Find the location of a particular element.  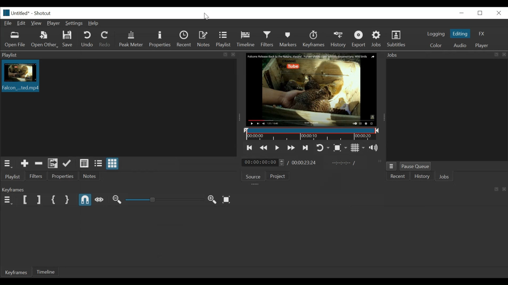

Keyframe is located at coordinates (314, 39).